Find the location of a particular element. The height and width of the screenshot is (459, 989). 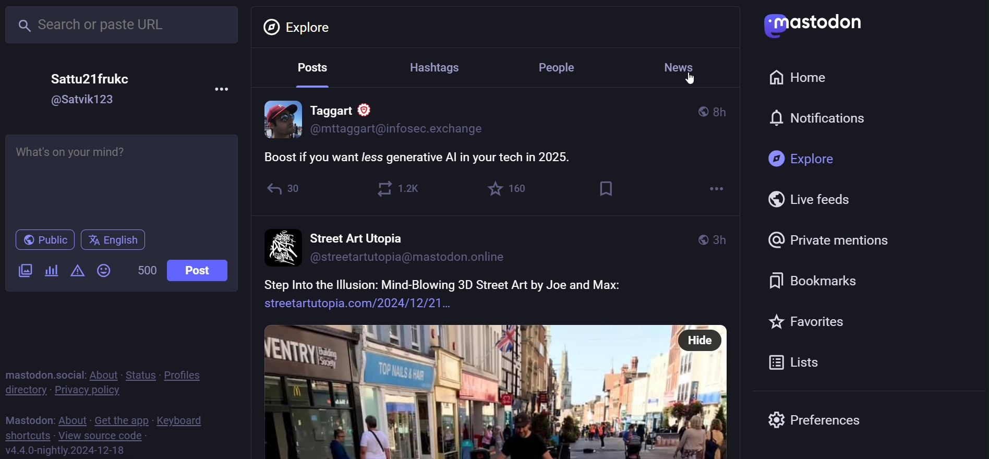

Taggart is located at coordinates (352, 106).